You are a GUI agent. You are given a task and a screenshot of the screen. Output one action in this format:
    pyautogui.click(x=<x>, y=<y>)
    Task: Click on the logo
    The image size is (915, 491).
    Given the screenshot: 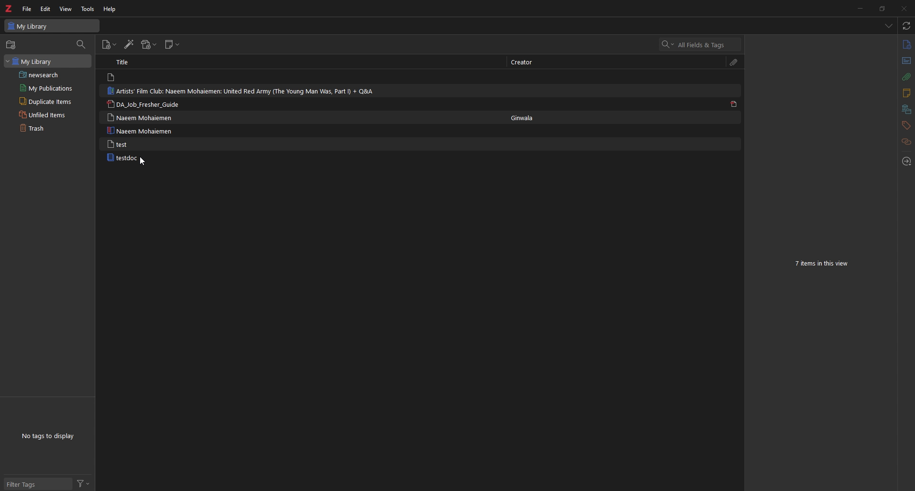 What is the action you would take?
    pyautogui.click(x=10, y=9)
    